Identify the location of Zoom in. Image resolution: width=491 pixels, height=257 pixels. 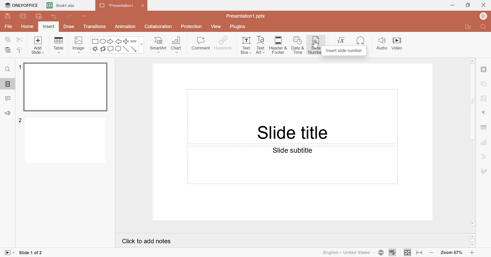
(474, 253).